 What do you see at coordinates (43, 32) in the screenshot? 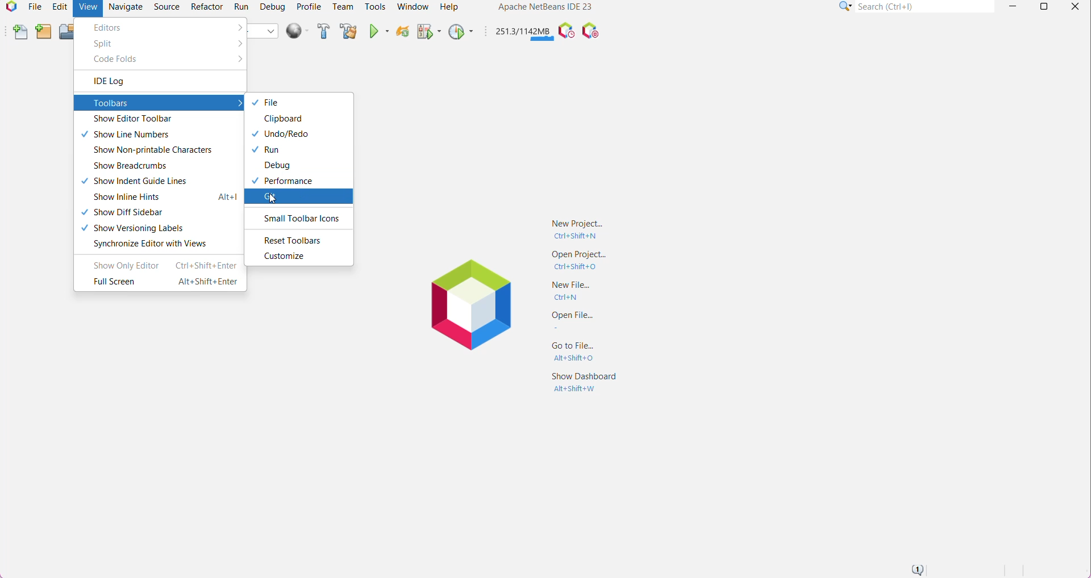
I see `New Project` at bounding box center [43, 32].